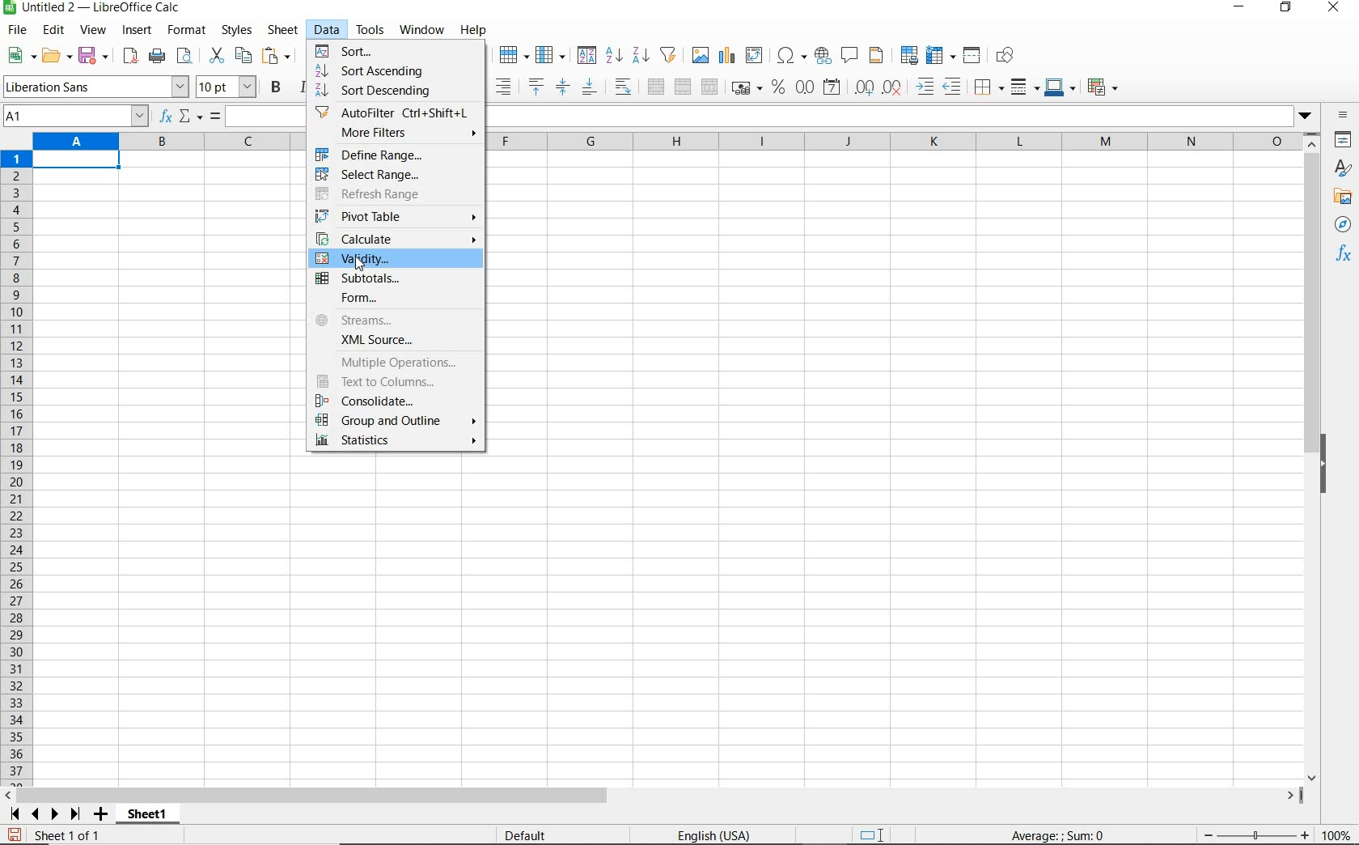 This screenshot has height=845, width=1359. I want to click on select function, so click(191, 117).